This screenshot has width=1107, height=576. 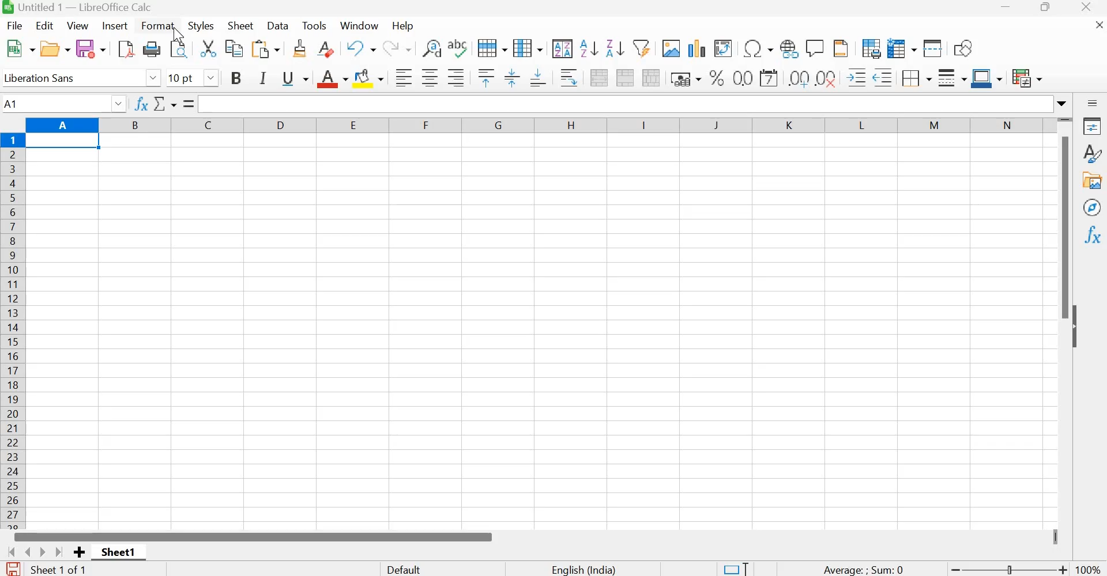 What do you see at coordinates (314, 25) in the screenshot?
I see `Tools` at bounding box center [314, 25].